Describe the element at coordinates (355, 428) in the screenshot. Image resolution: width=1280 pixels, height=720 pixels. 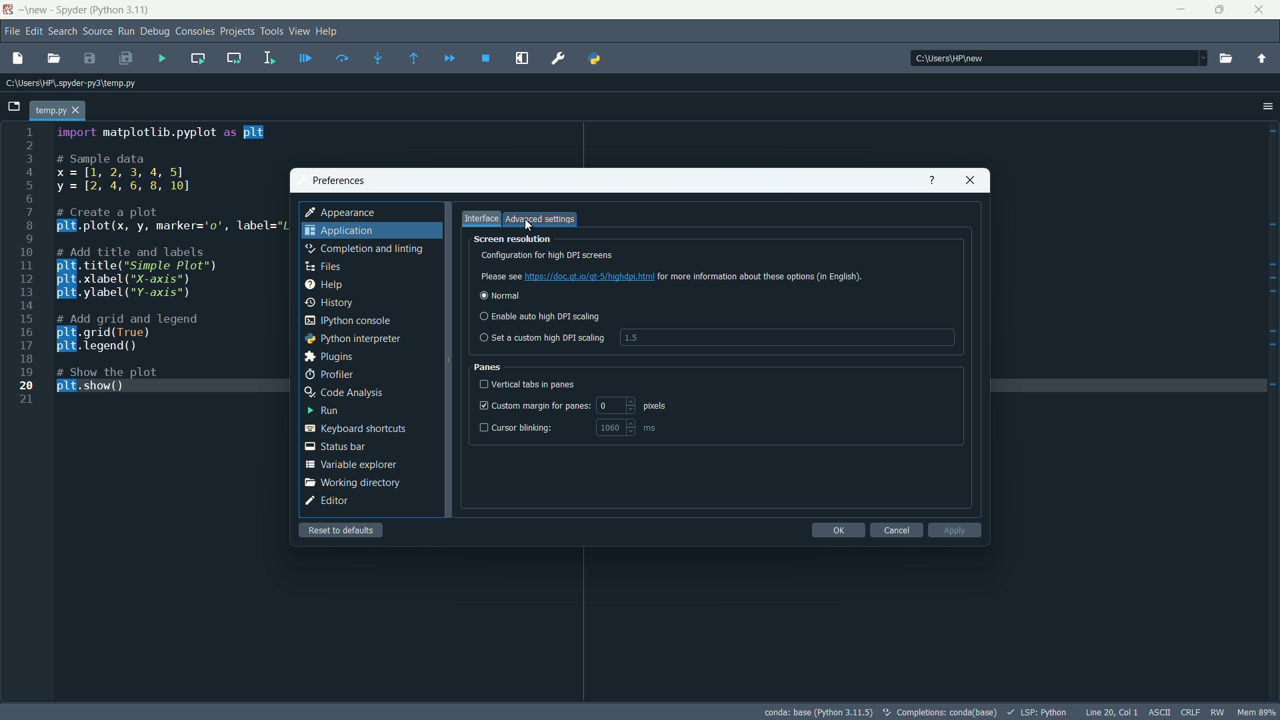
I see `keyboard shortcuts` at that location.